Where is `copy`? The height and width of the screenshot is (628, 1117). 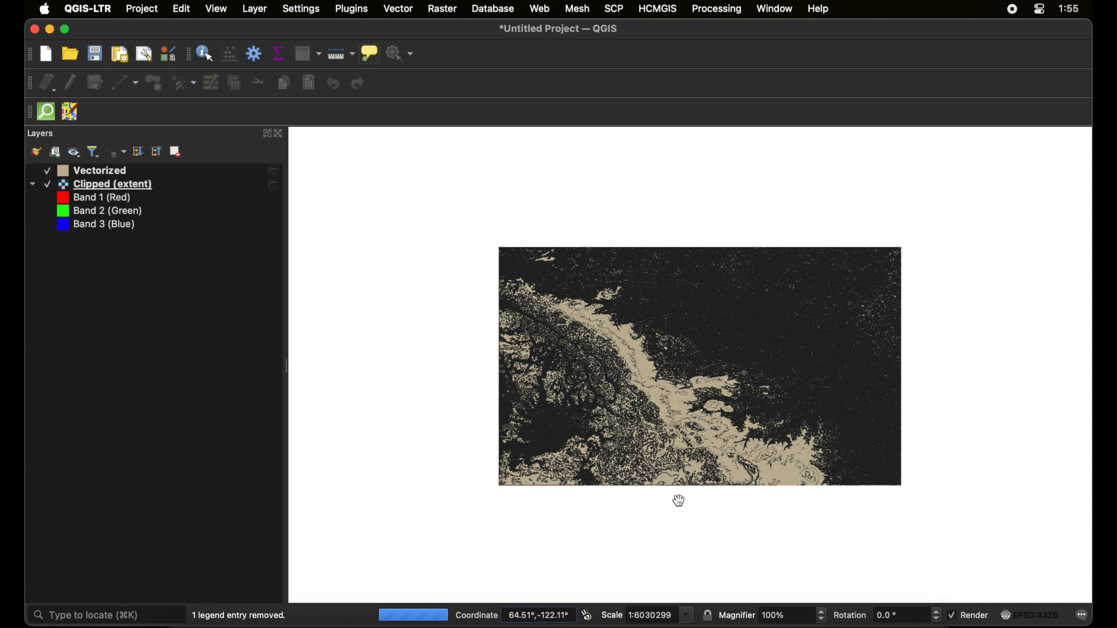
copy is located at coordinates (284, 83).